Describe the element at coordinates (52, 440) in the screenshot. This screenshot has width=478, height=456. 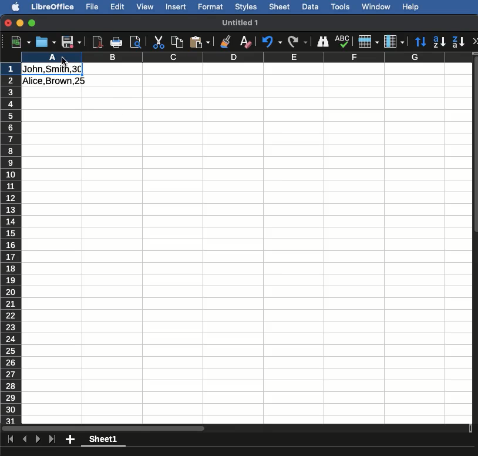
I see `Last sheet` at that location.